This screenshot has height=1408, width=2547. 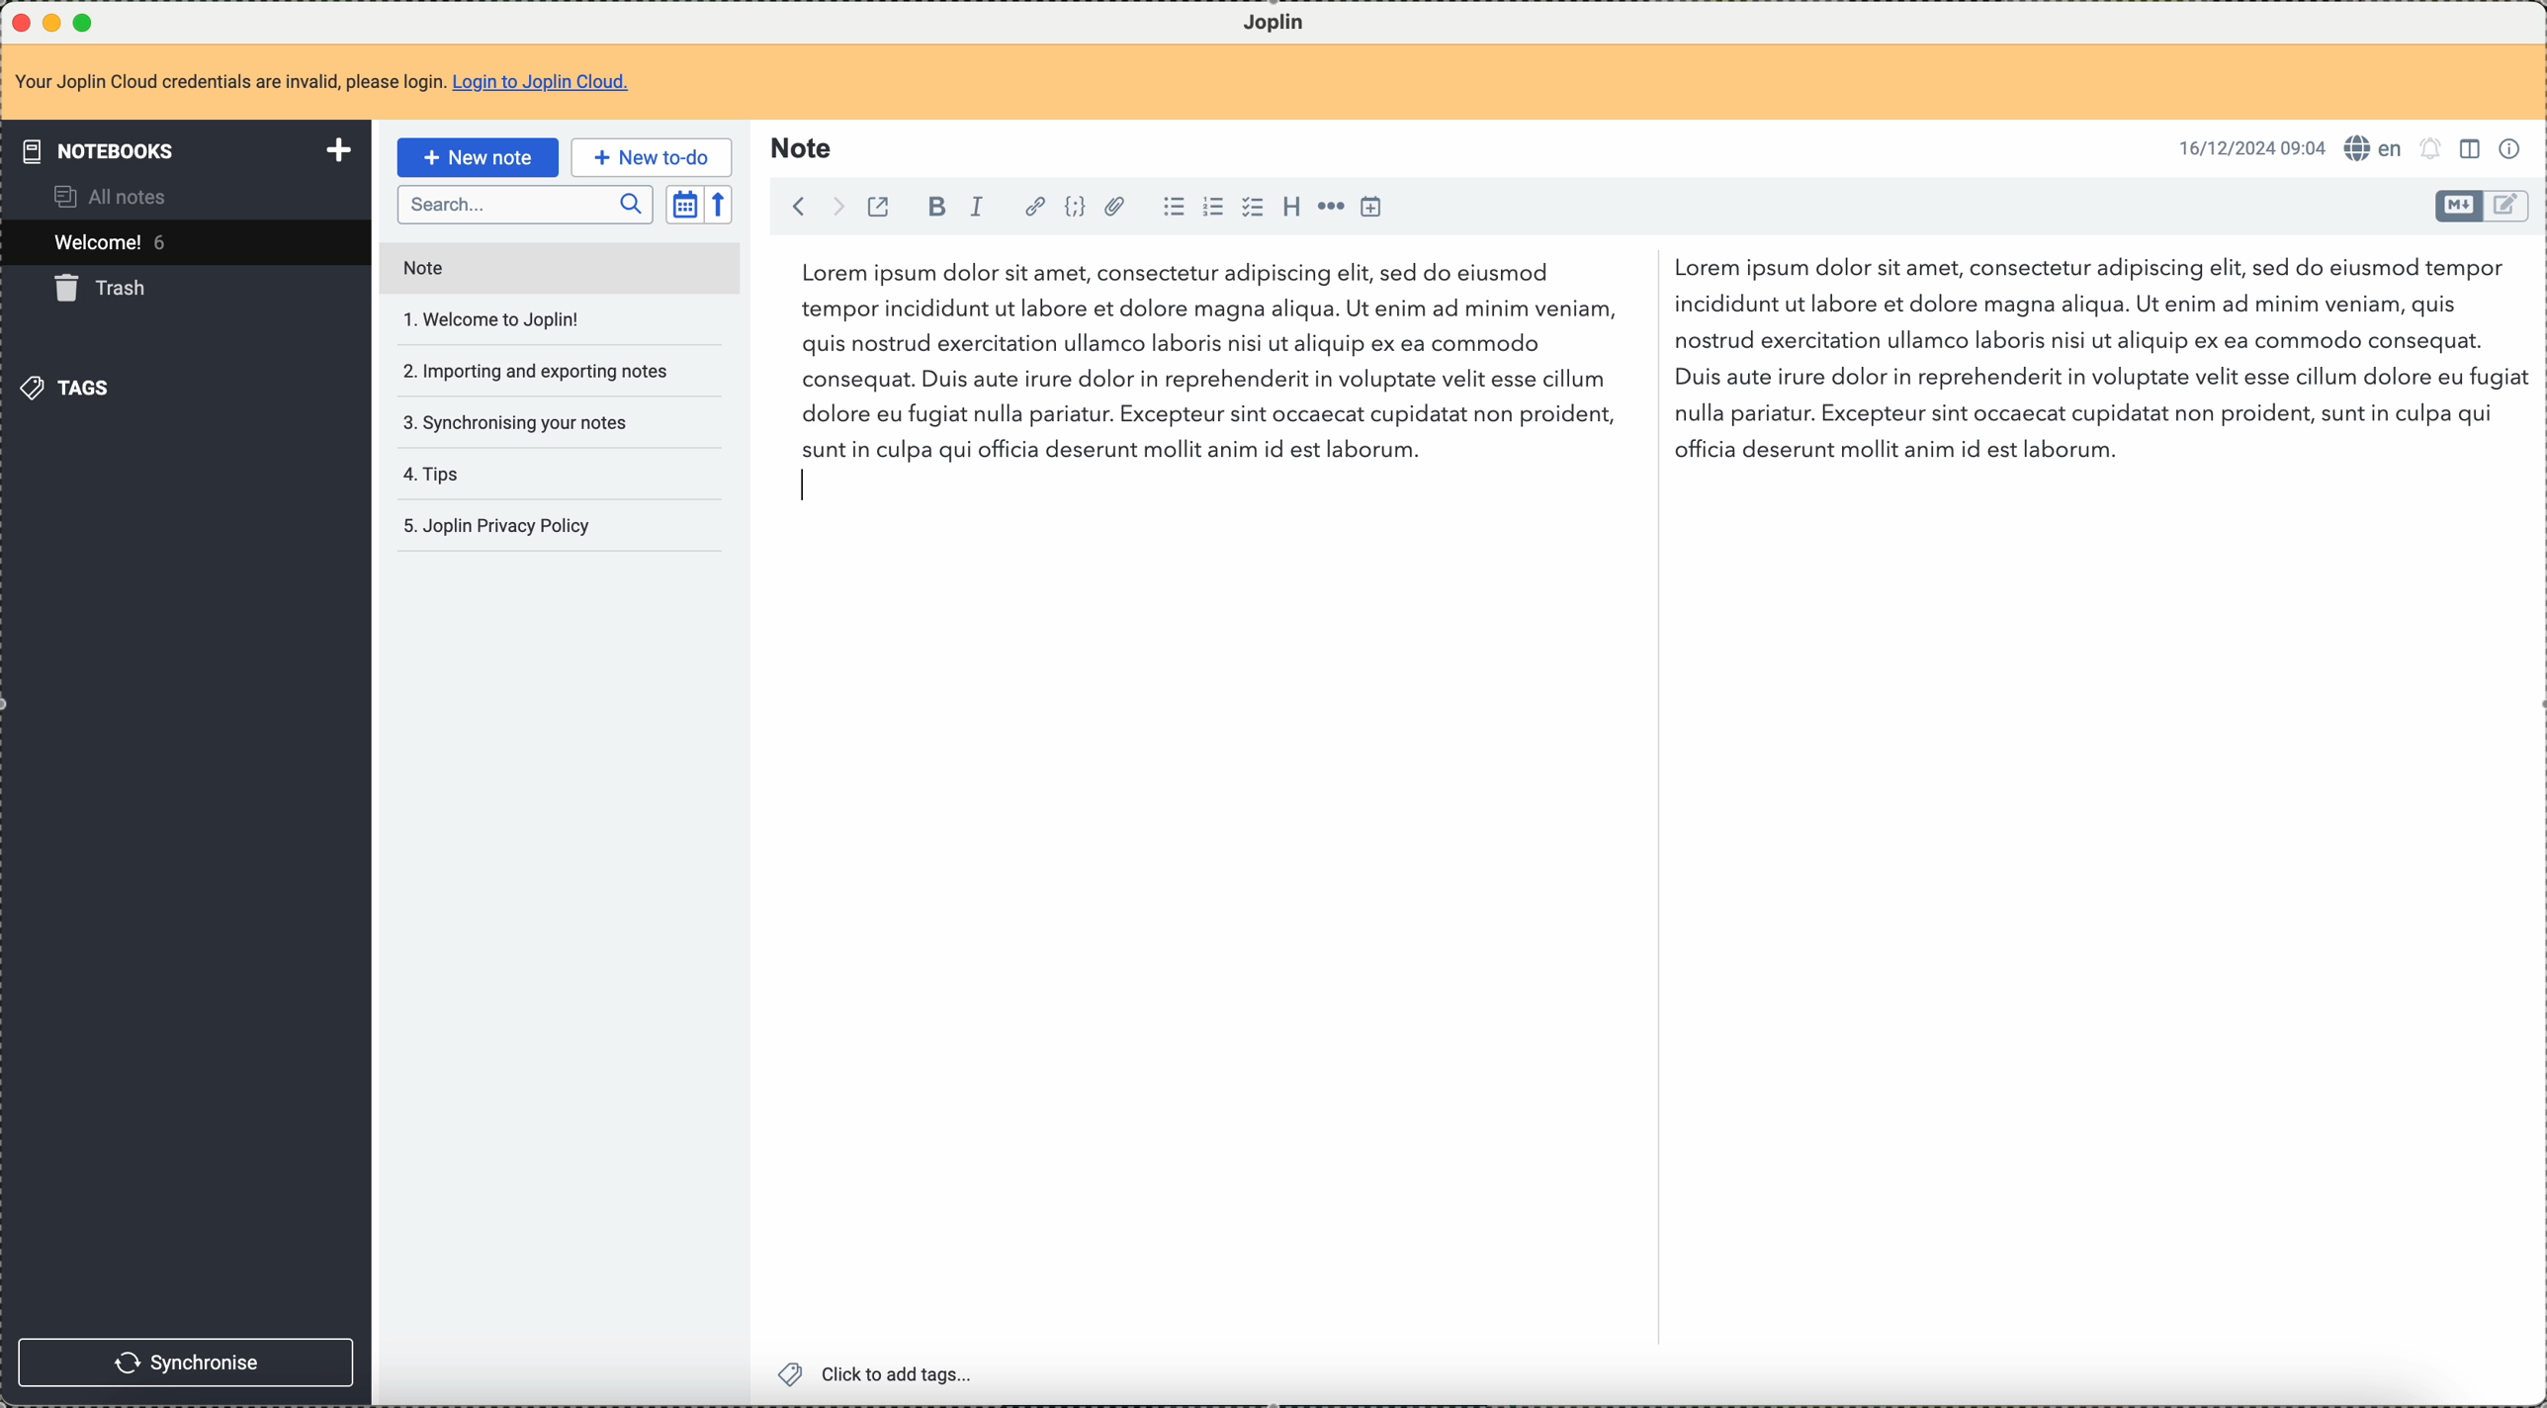 I want to click on new to-do, so click(x=650, y=157).